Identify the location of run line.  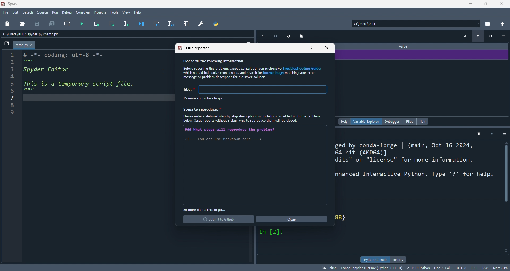
(127, 24).